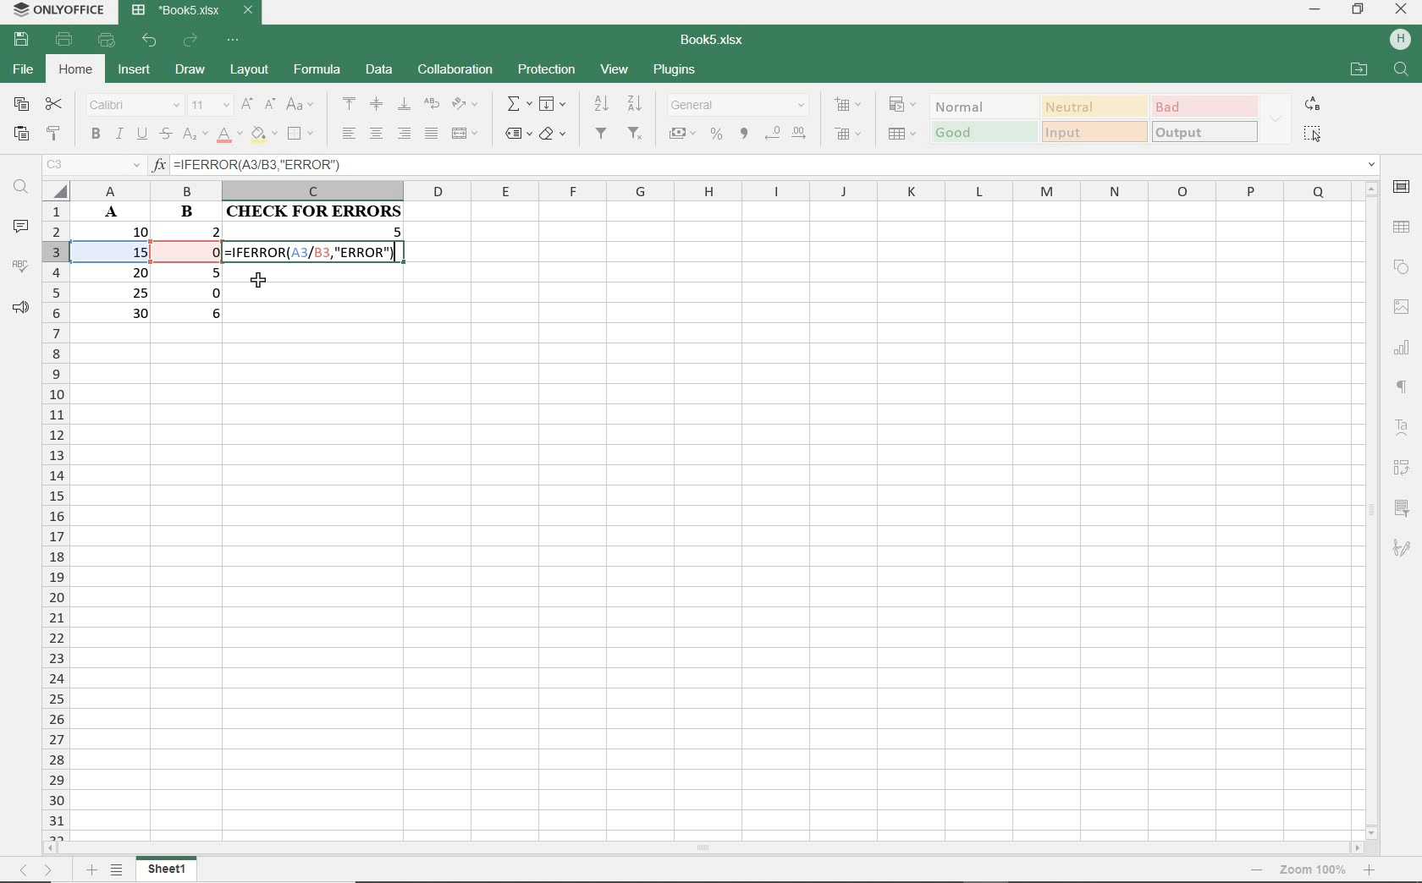 The image size is (1422, 883). What do you see at coordinates (1204, 106) in the screenshot?
I see `BAD` at bounding box center [1204, 106].